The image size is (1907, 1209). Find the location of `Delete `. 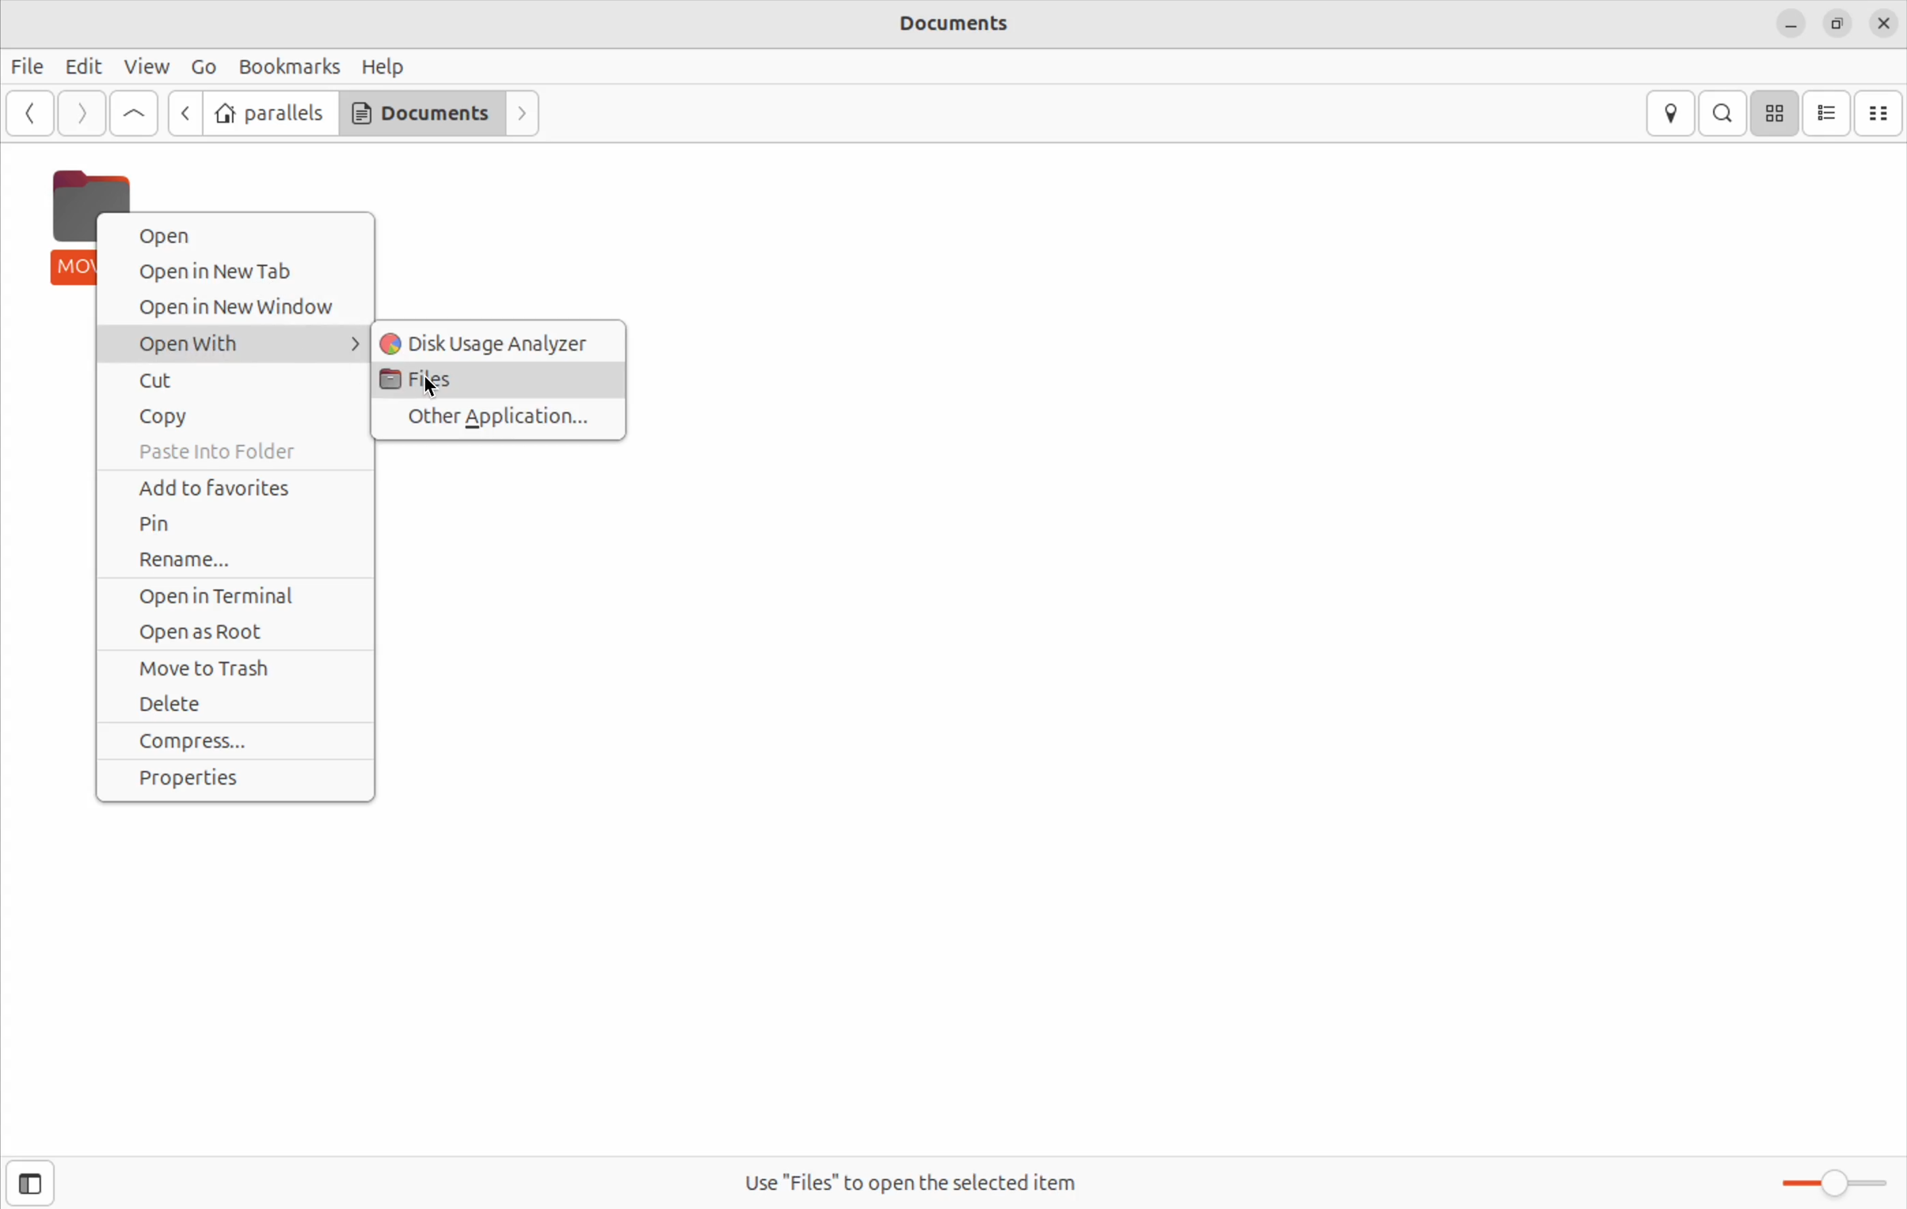

Delete  is located at coordinates (231, 707).